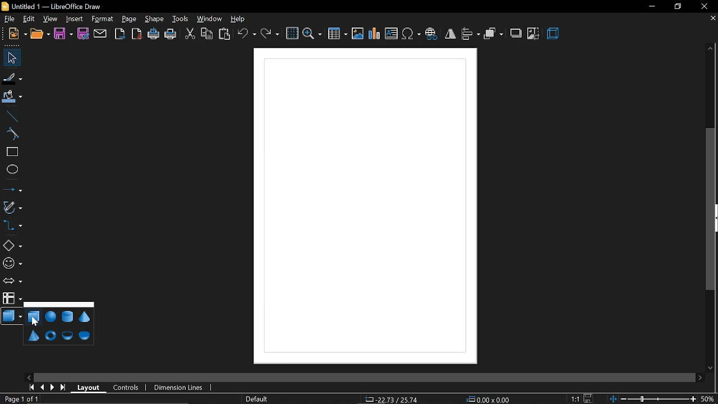 This screenshot has width=718, height=404. What do you see at coordinates (171, 35) in the screenshot?
I see `print` at bounding box center [171, 35].